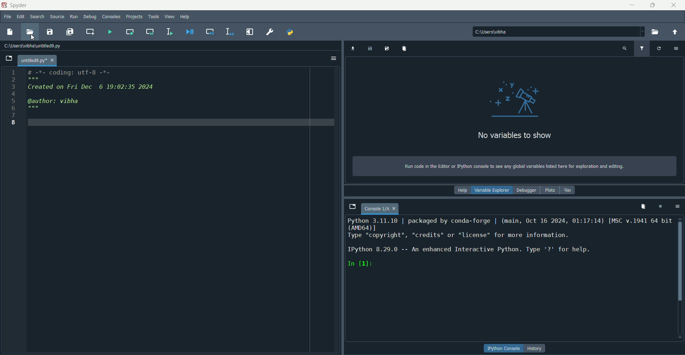 The height and width of the screenshot is (355, 685). I want to click on file path, so click(32, 45).